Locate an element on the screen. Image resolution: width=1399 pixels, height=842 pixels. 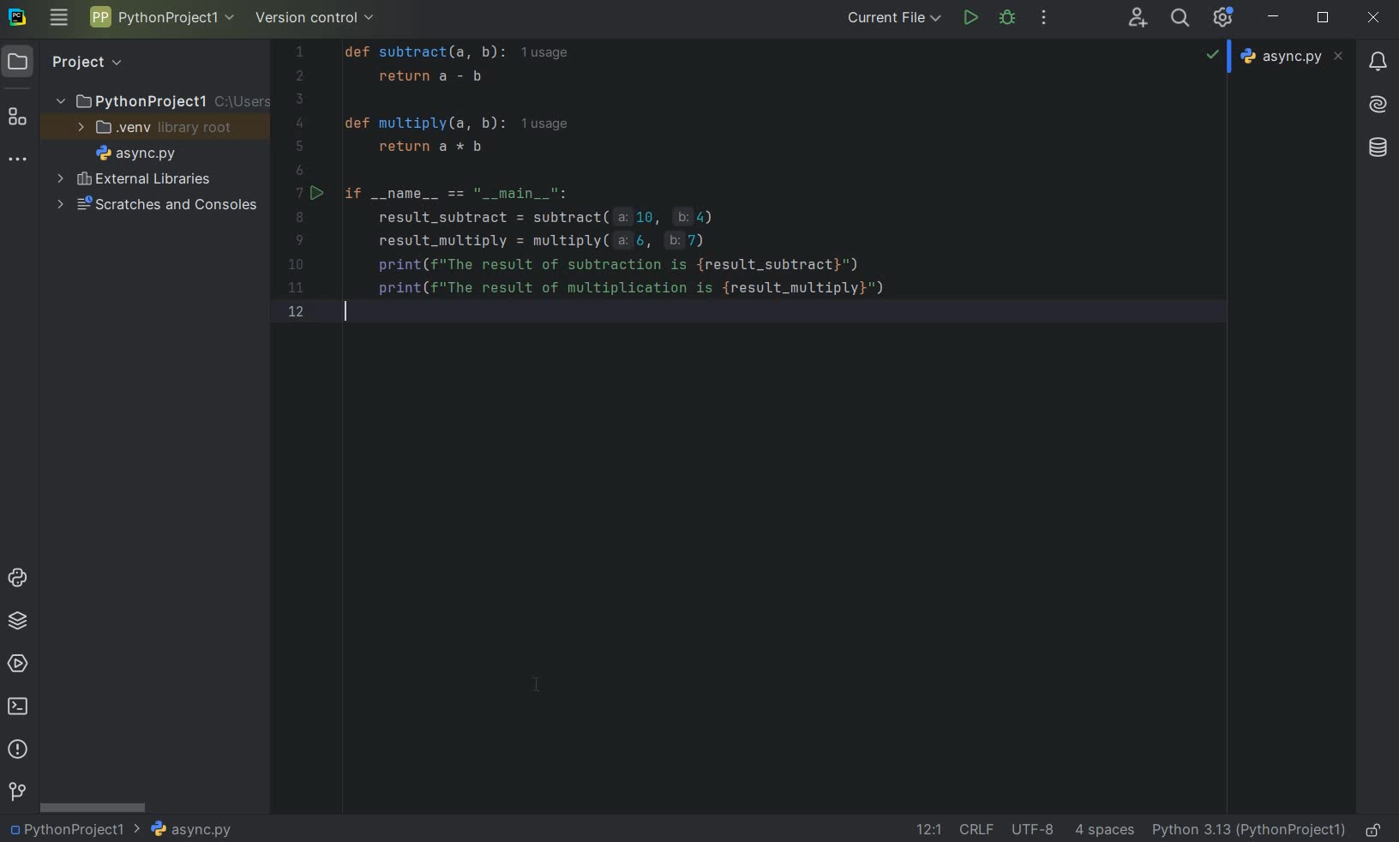
code with me is located at coordinates (1138, 19).